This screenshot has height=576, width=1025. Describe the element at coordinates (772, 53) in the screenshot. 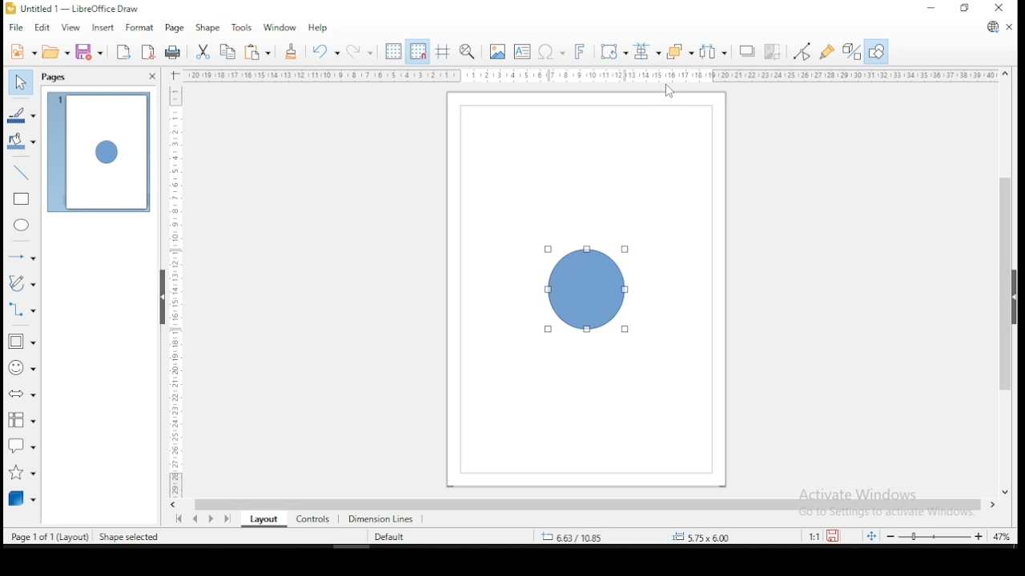

I see `crop` at that location.